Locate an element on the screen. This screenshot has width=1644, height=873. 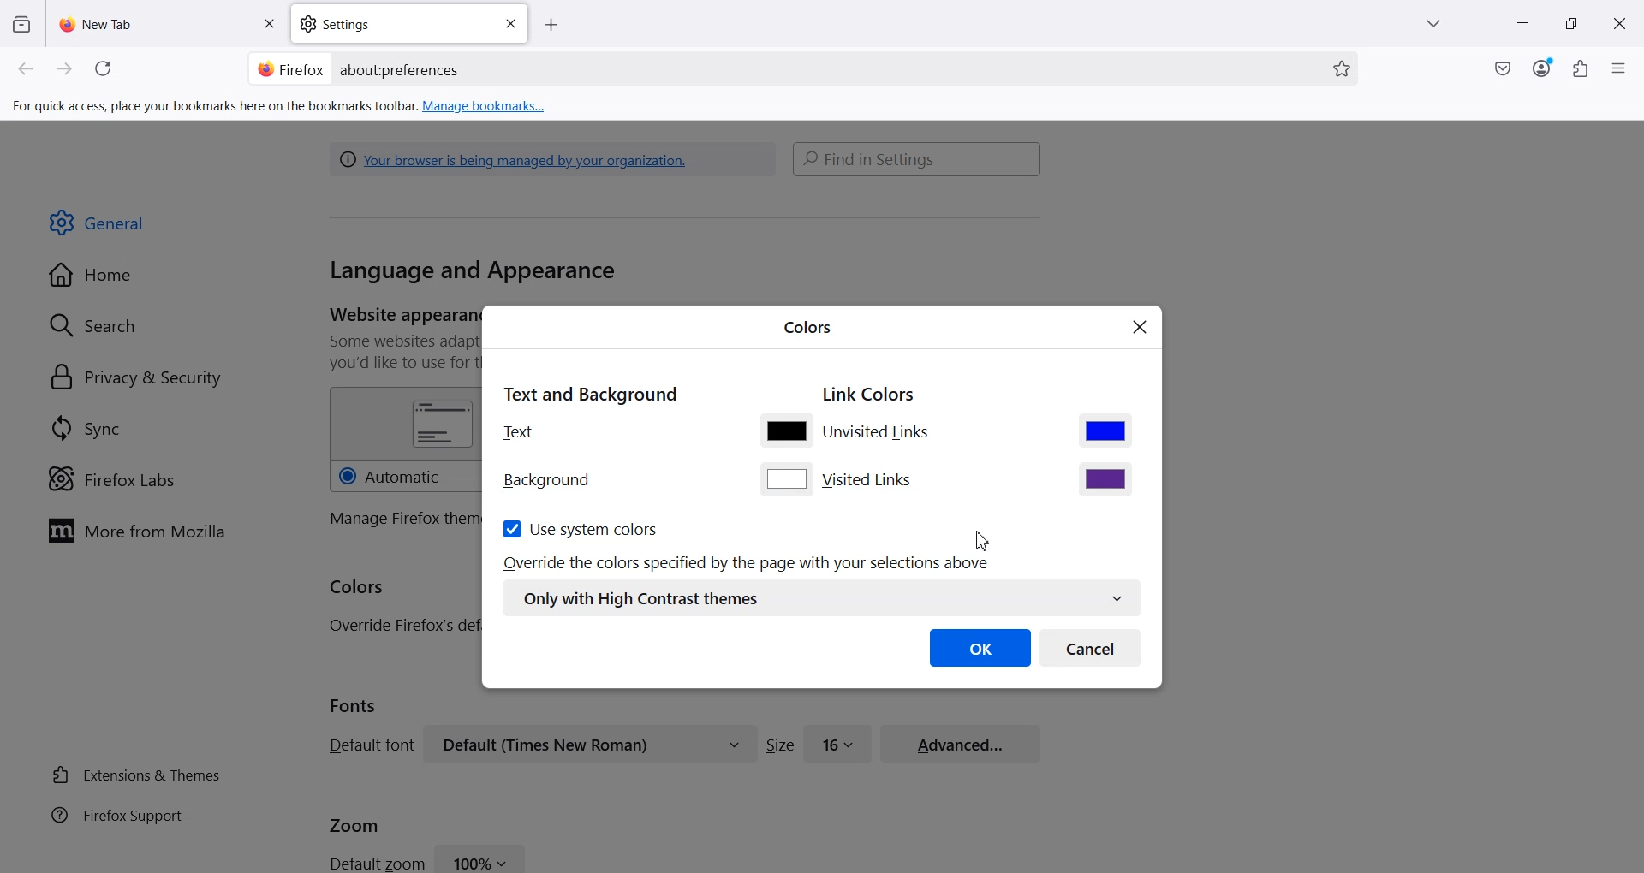
Language and Appearance is located at coordinates (473, 272).